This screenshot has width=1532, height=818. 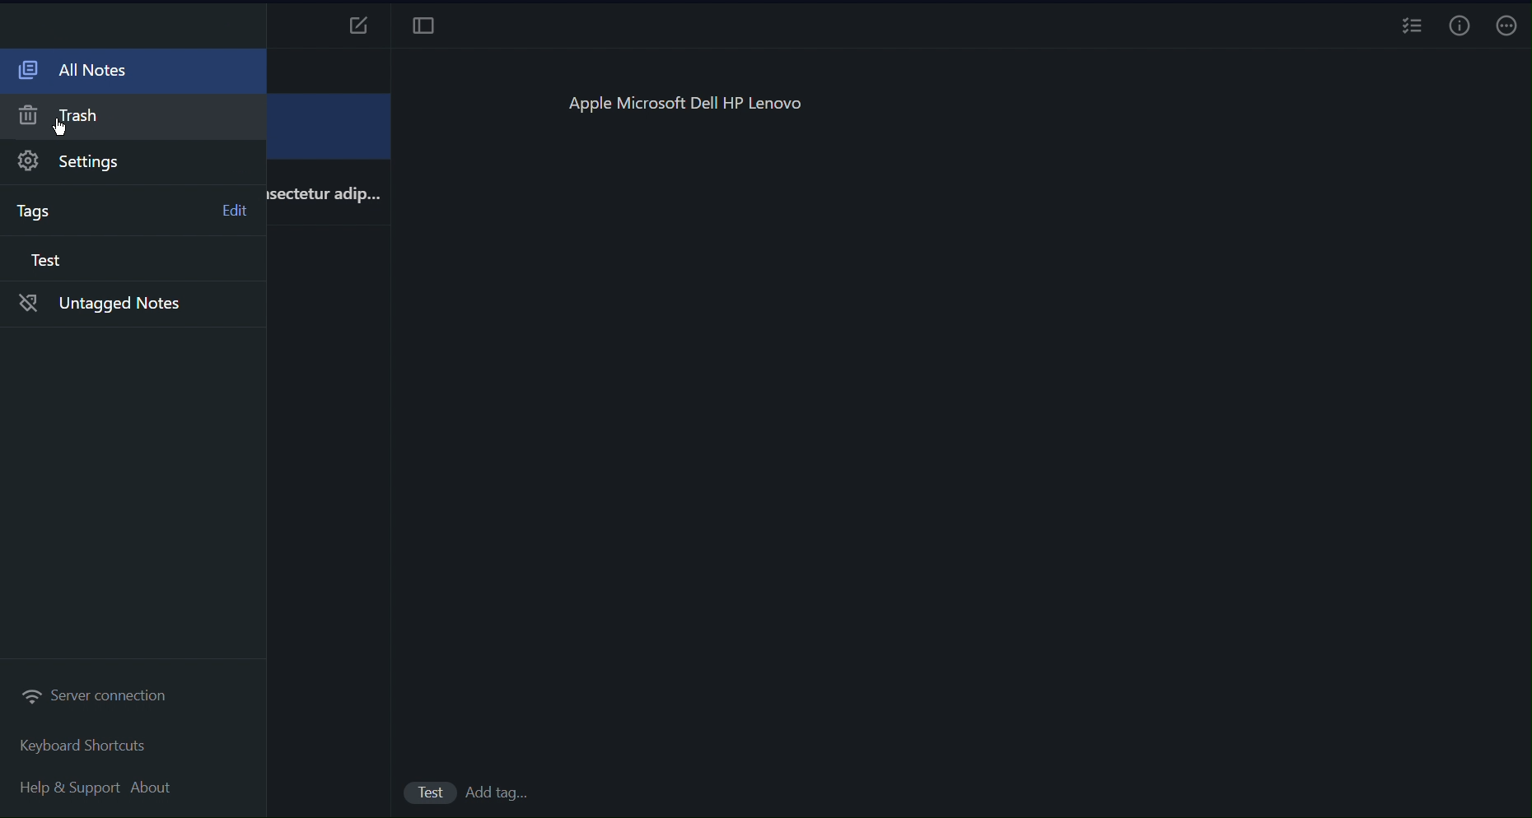 I want to click on Help and Support, so click(x=68, y=785).